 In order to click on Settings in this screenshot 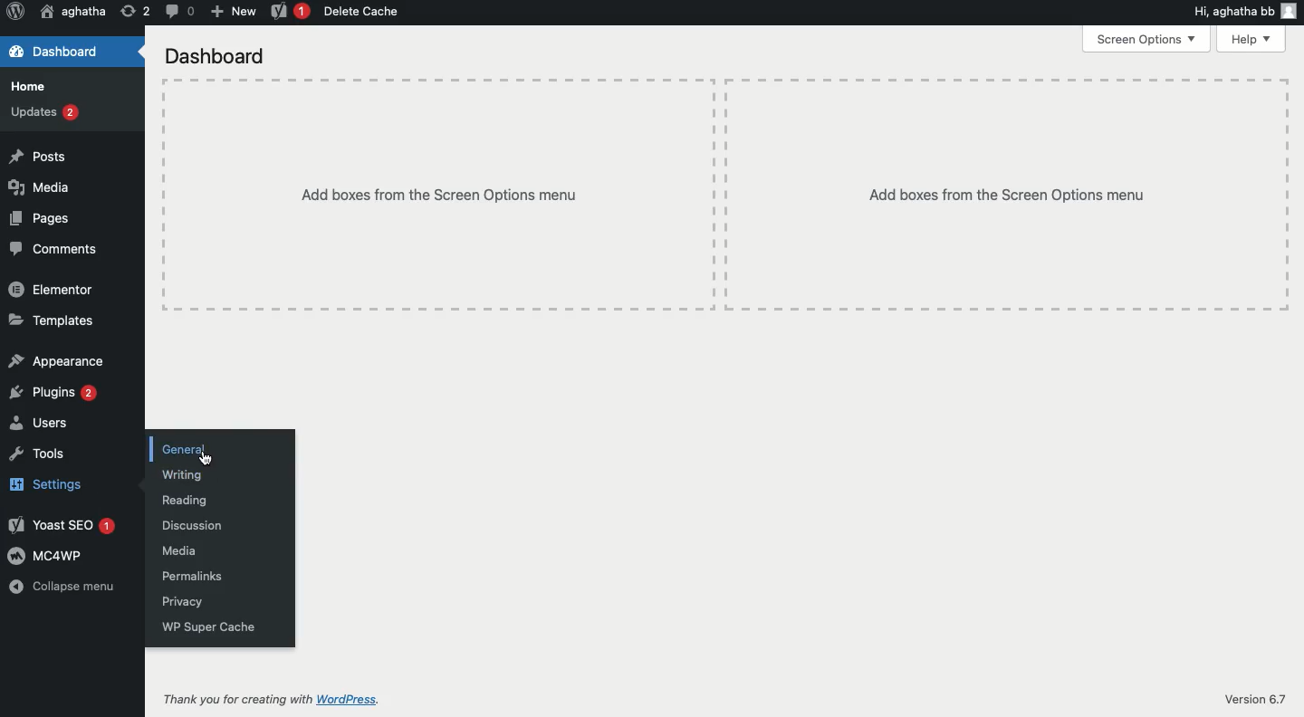, I will do `click(52, 488)`.